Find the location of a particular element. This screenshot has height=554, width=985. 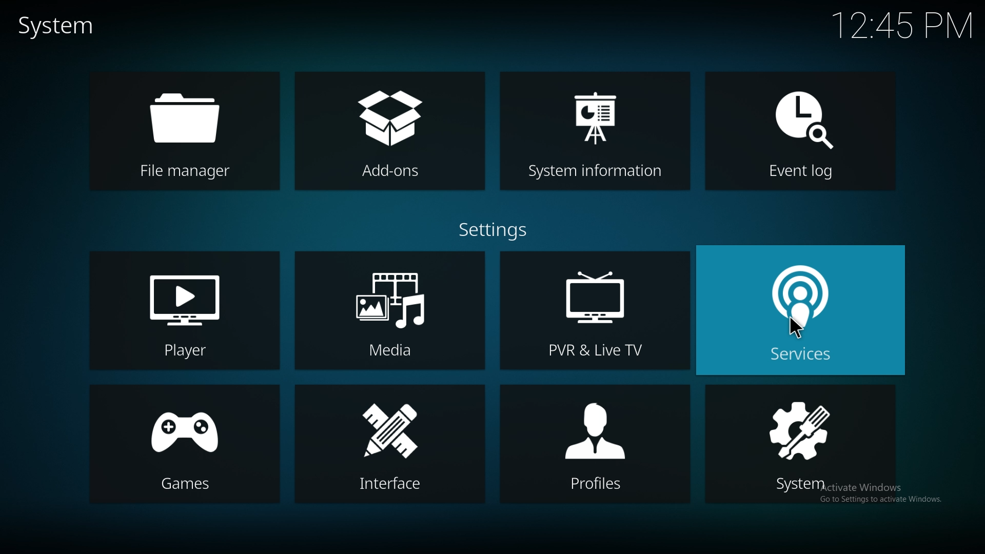

player is located at coordinates (185, 312).